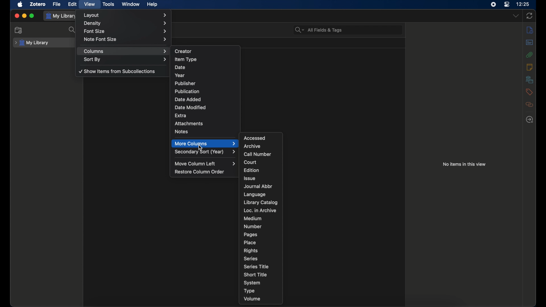 The image size is (546, 307). Describe the element at coordinates (252, 298) in the screenshot. I see `volume` at that location.